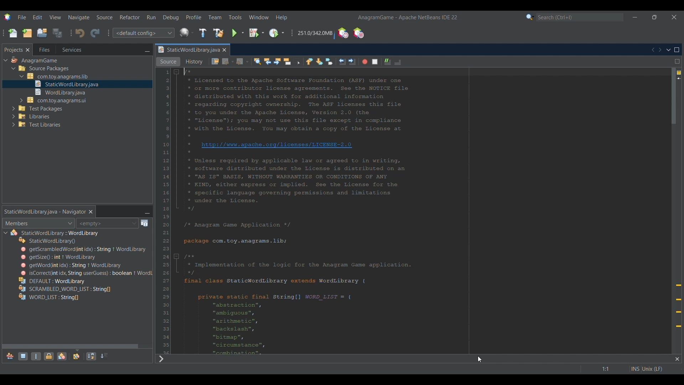 The image size is (684, 385). What do you see at coordinates (28, 50) in the screenshot?
I see `Close Projects` at bounding box center [28, 50].